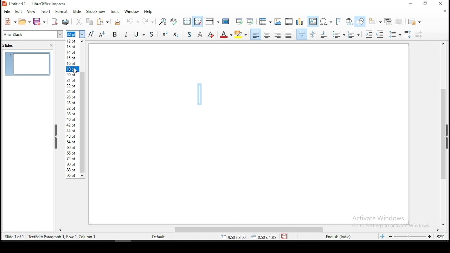 This screenshot has height=253, width=450. Describe the element at coordinates (73, 69) in the screenshot. I see `18` at that location.